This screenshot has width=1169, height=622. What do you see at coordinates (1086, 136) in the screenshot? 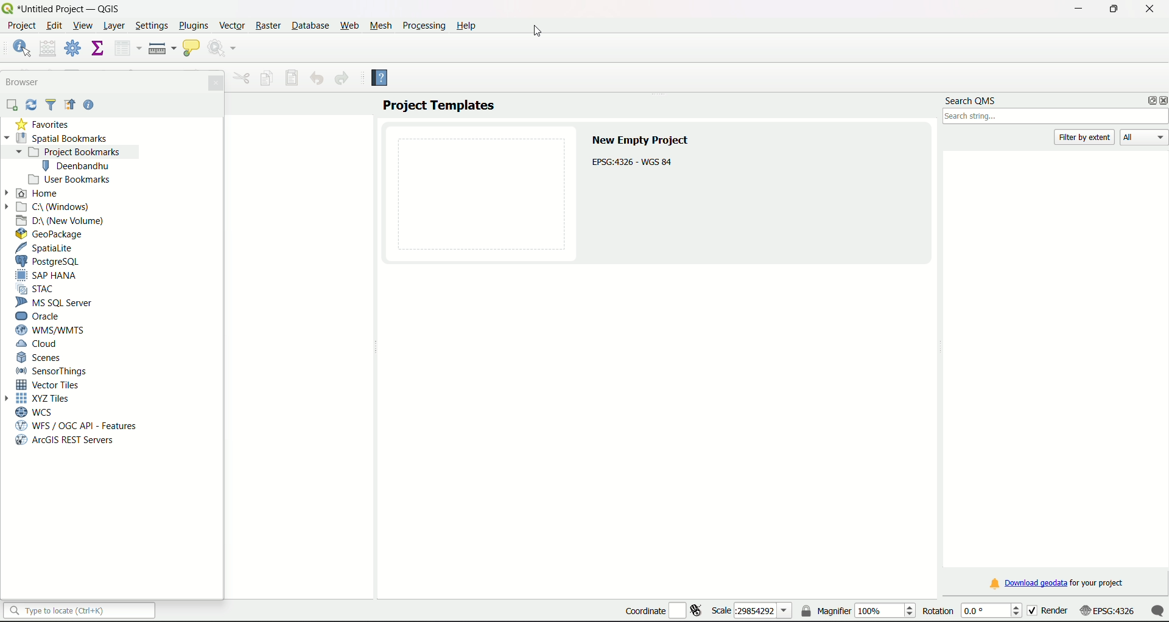
I see `filter by extent` at bounding box center [1086, 136].